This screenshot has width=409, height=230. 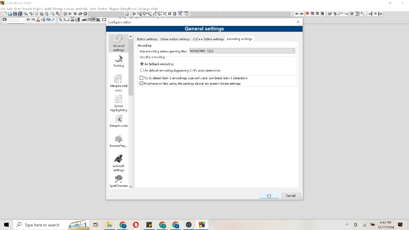 What do you see at coordinates (93, 9) in the screenshot?
I see `Tools` at bounding box center [93, 9].